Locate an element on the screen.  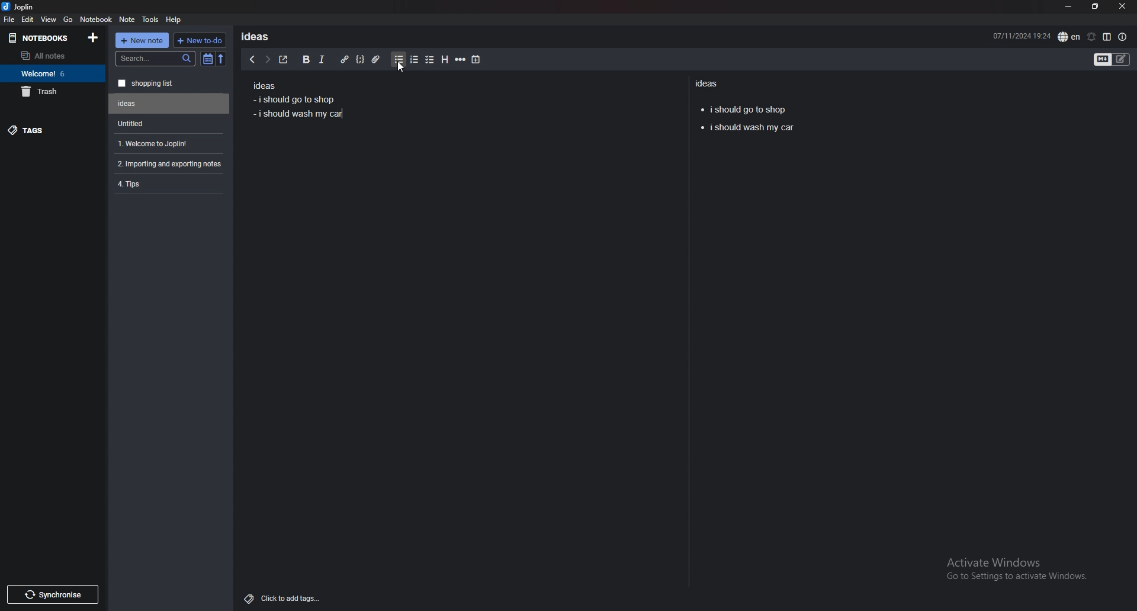
ideas is located at coordinates (709, 83).